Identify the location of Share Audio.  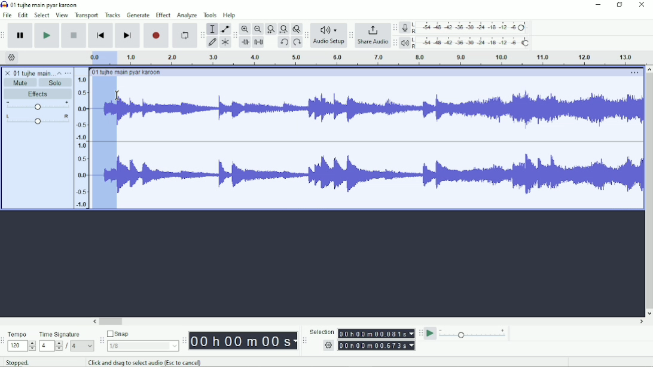
(372, 42).